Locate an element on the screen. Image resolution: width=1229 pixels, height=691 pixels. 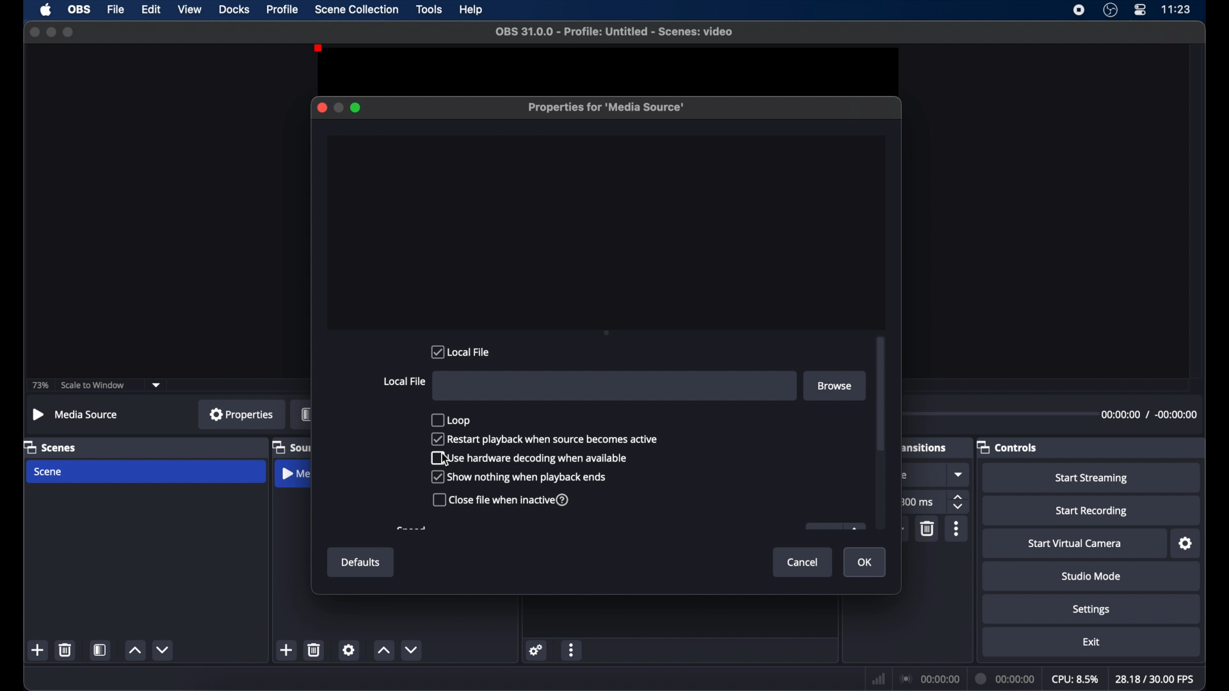
timestamps is located at coordinates (1149, 415).